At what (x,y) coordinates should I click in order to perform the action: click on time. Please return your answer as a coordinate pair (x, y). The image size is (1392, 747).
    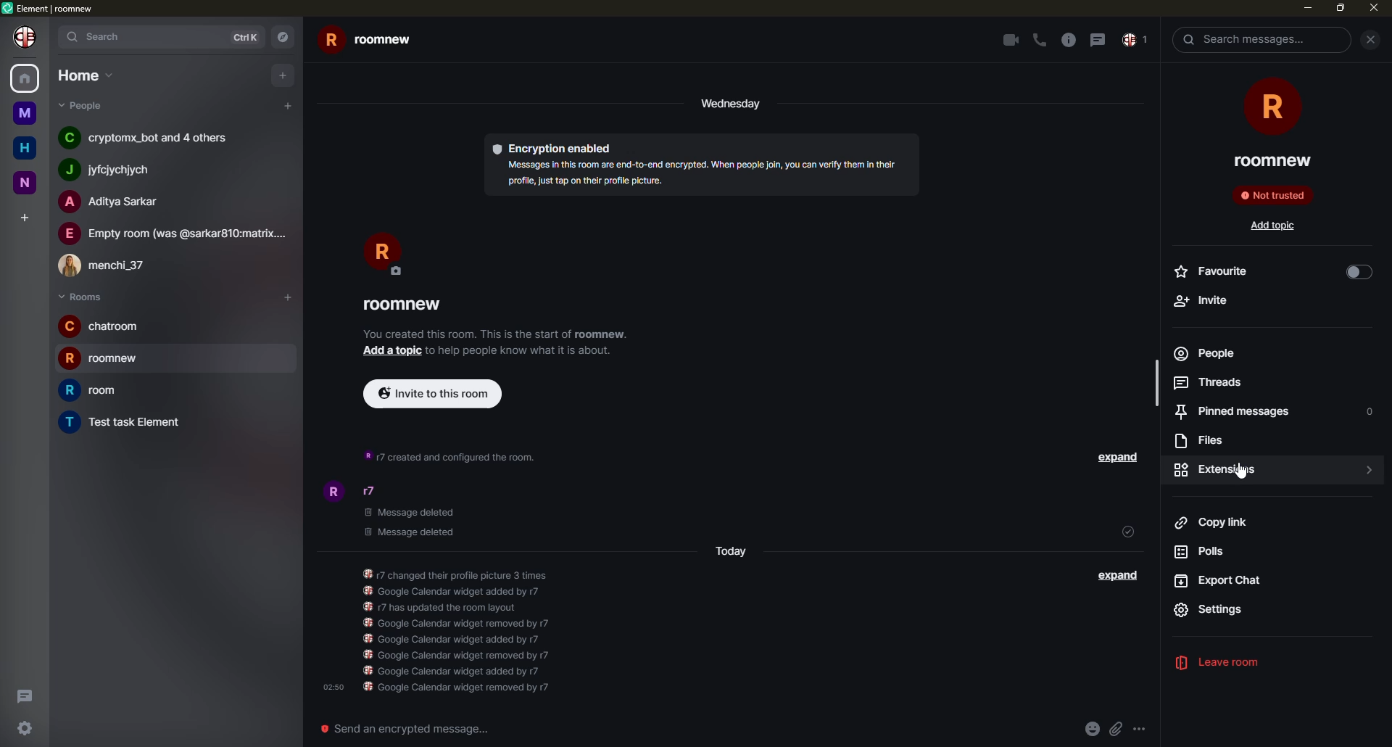
    Looking at the image, I should click on (331, 686).